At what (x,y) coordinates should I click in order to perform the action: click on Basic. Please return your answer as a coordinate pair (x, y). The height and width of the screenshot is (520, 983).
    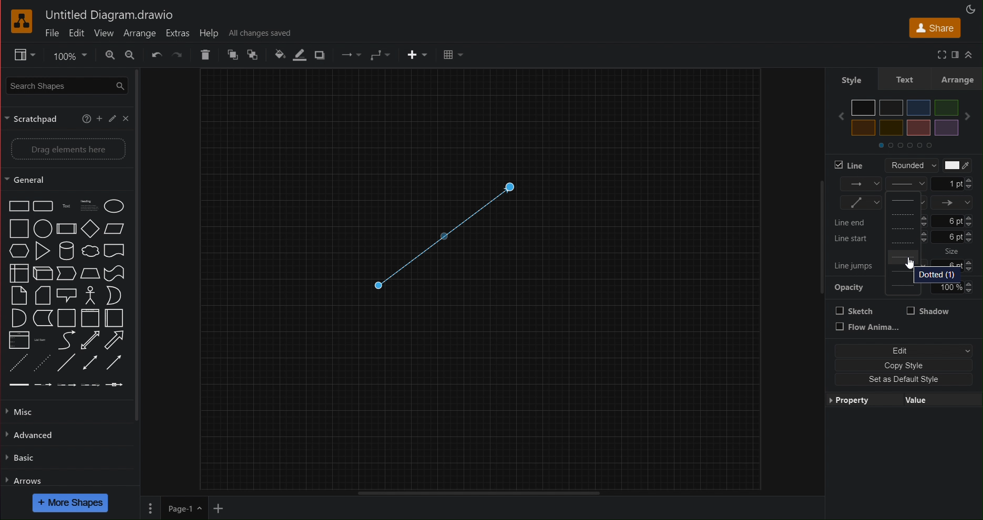
    Looking at the image, I should click on (21, 459).